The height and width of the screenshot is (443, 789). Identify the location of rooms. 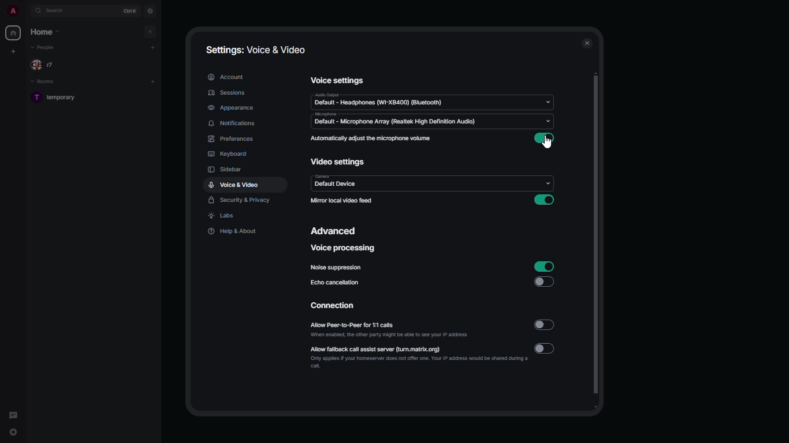
(45, 82).